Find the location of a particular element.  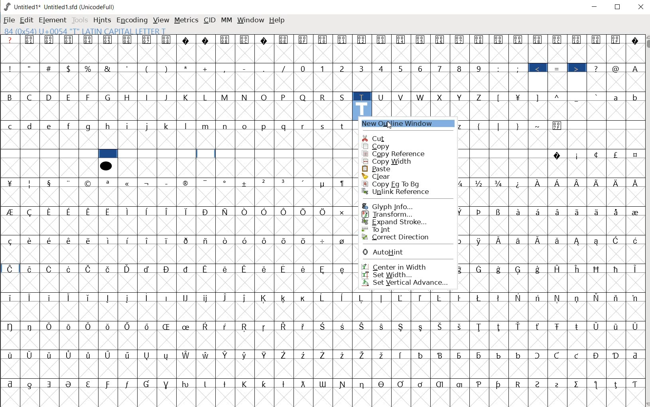

Symbol is located at coordinates (539, 211).